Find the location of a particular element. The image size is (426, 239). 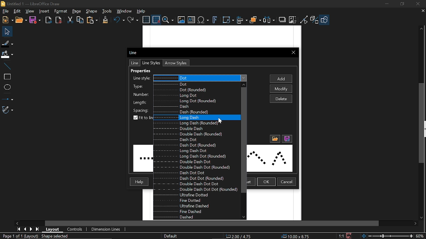

Line is located at coordinates (7, 67).